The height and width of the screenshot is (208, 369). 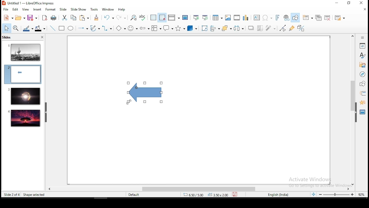 I want to click on default, so click(x=134, y=194).